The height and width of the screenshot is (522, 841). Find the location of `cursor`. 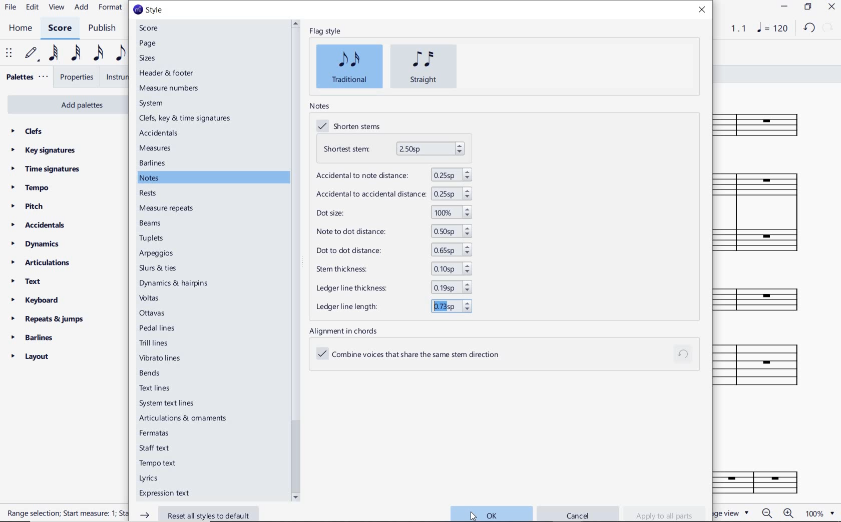

cursor is located at coordinates (474, 514).